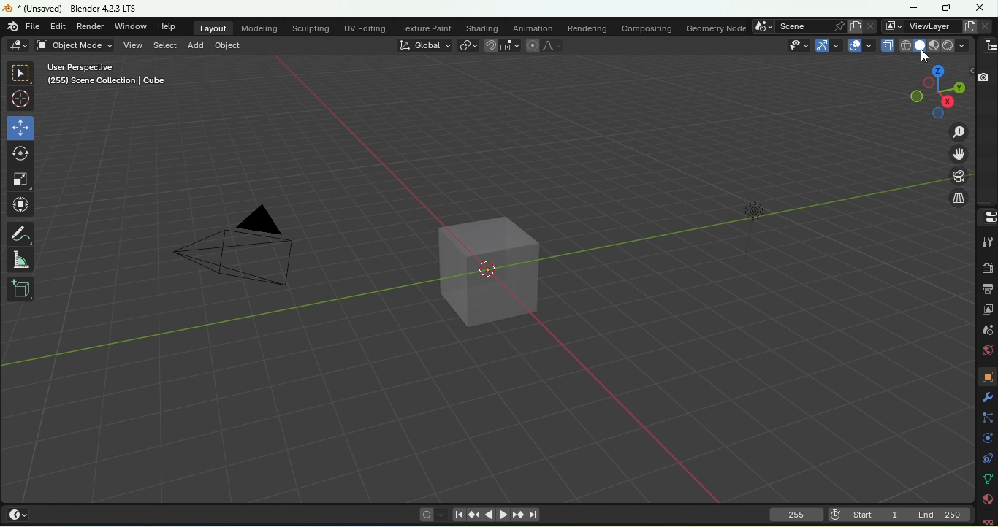 The width and height of the screenshot is (998, 527). Describe the element at coordinates (195, 45) in the screenshot. I see `Add` at that location.